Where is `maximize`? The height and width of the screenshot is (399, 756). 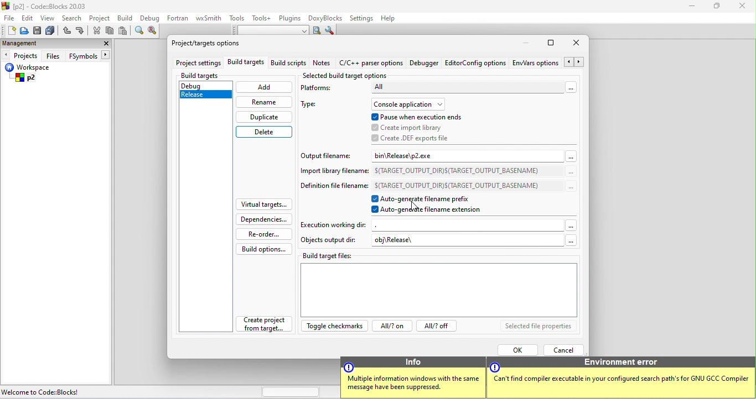 maximize is located at coordinates (717, 8).